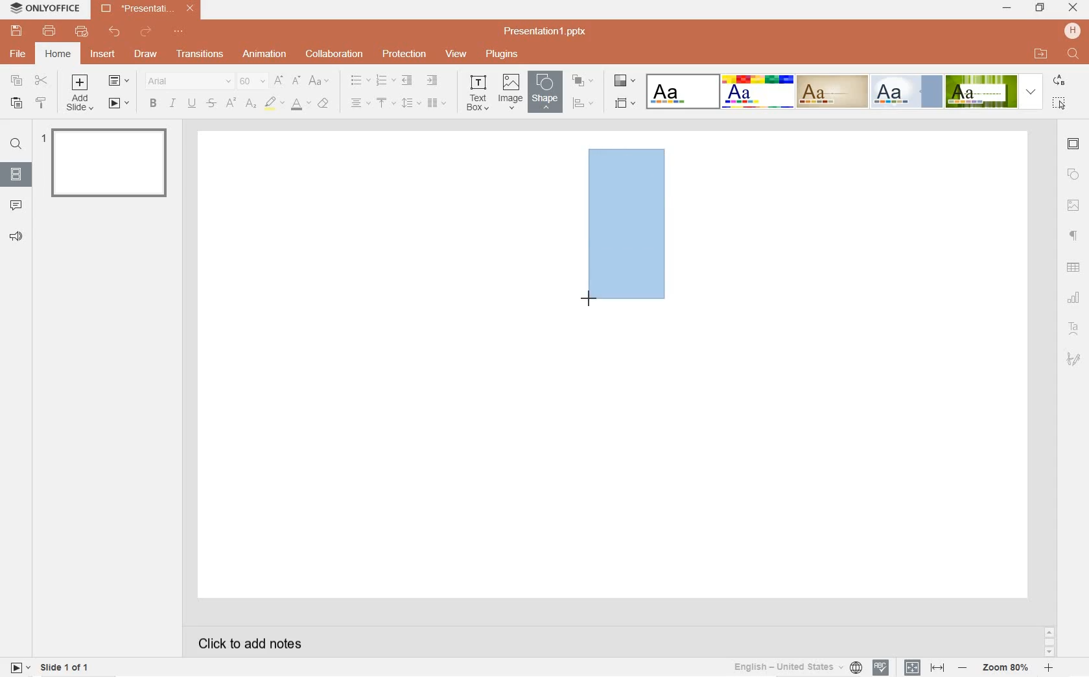 The width and height of the screenshot is (1089, 677). What do you see at coordinates (119, 82) in the screenshot?
I see `change slide layout` at bounding box center [119, 82].